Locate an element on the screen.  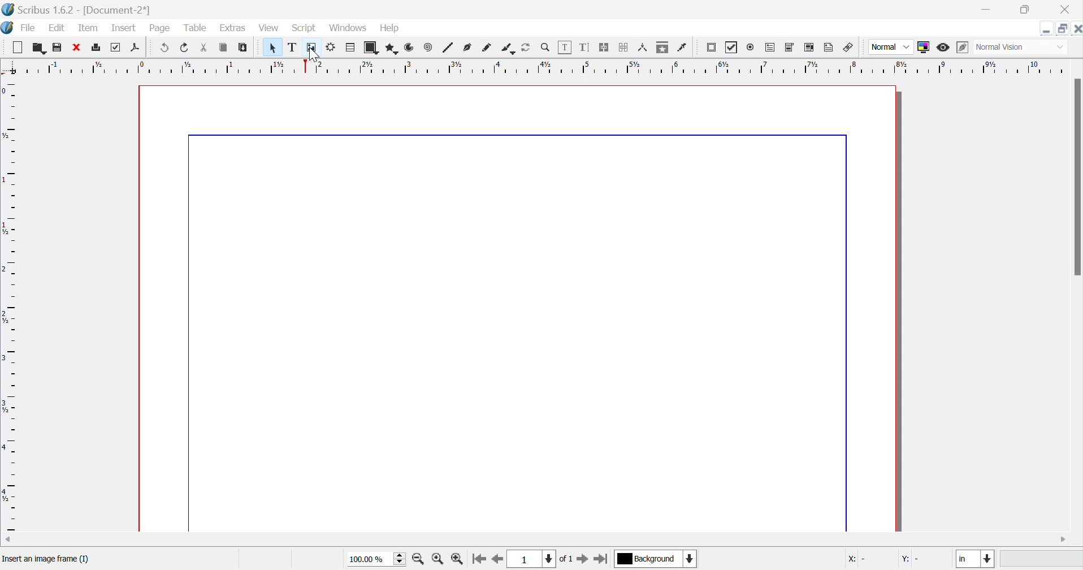
cursor is located at coordinates (312, 56).